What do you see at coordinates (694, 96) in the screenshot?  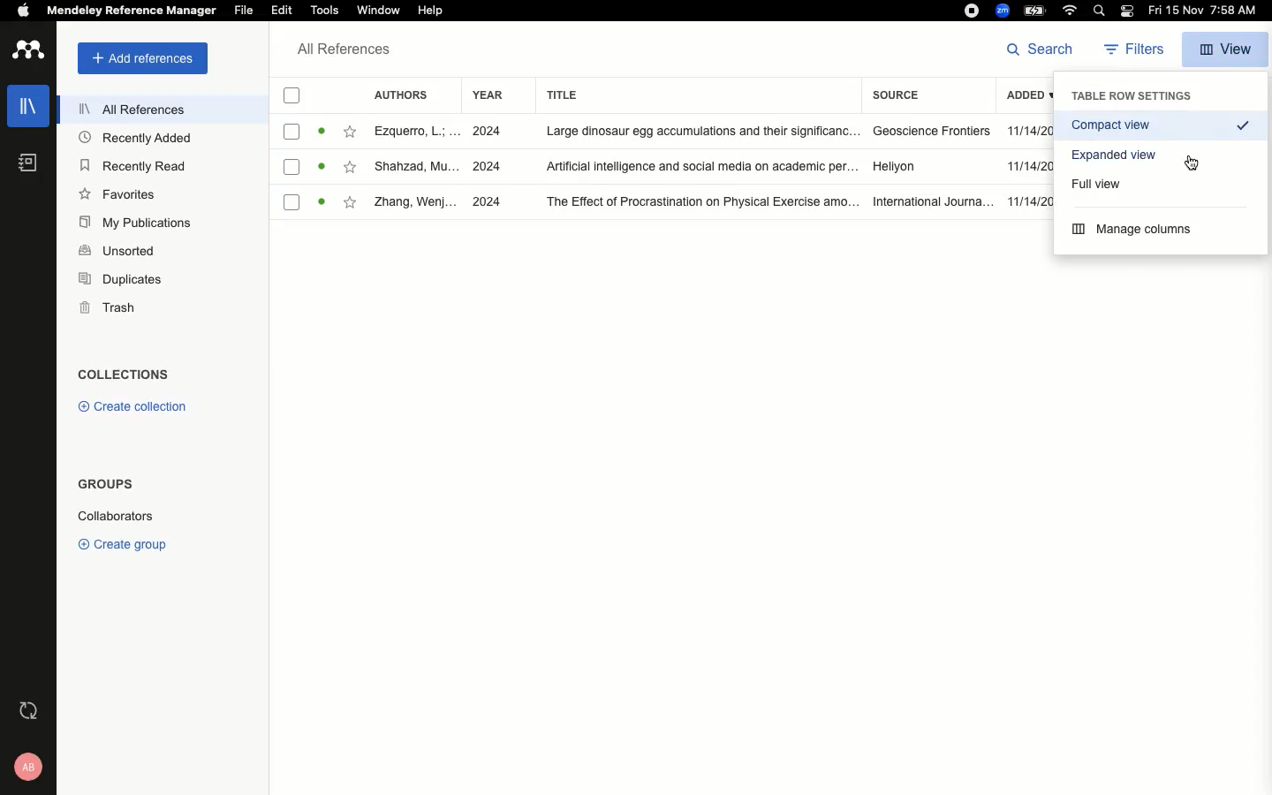 I see `Title` at bounding box center [694, 96].